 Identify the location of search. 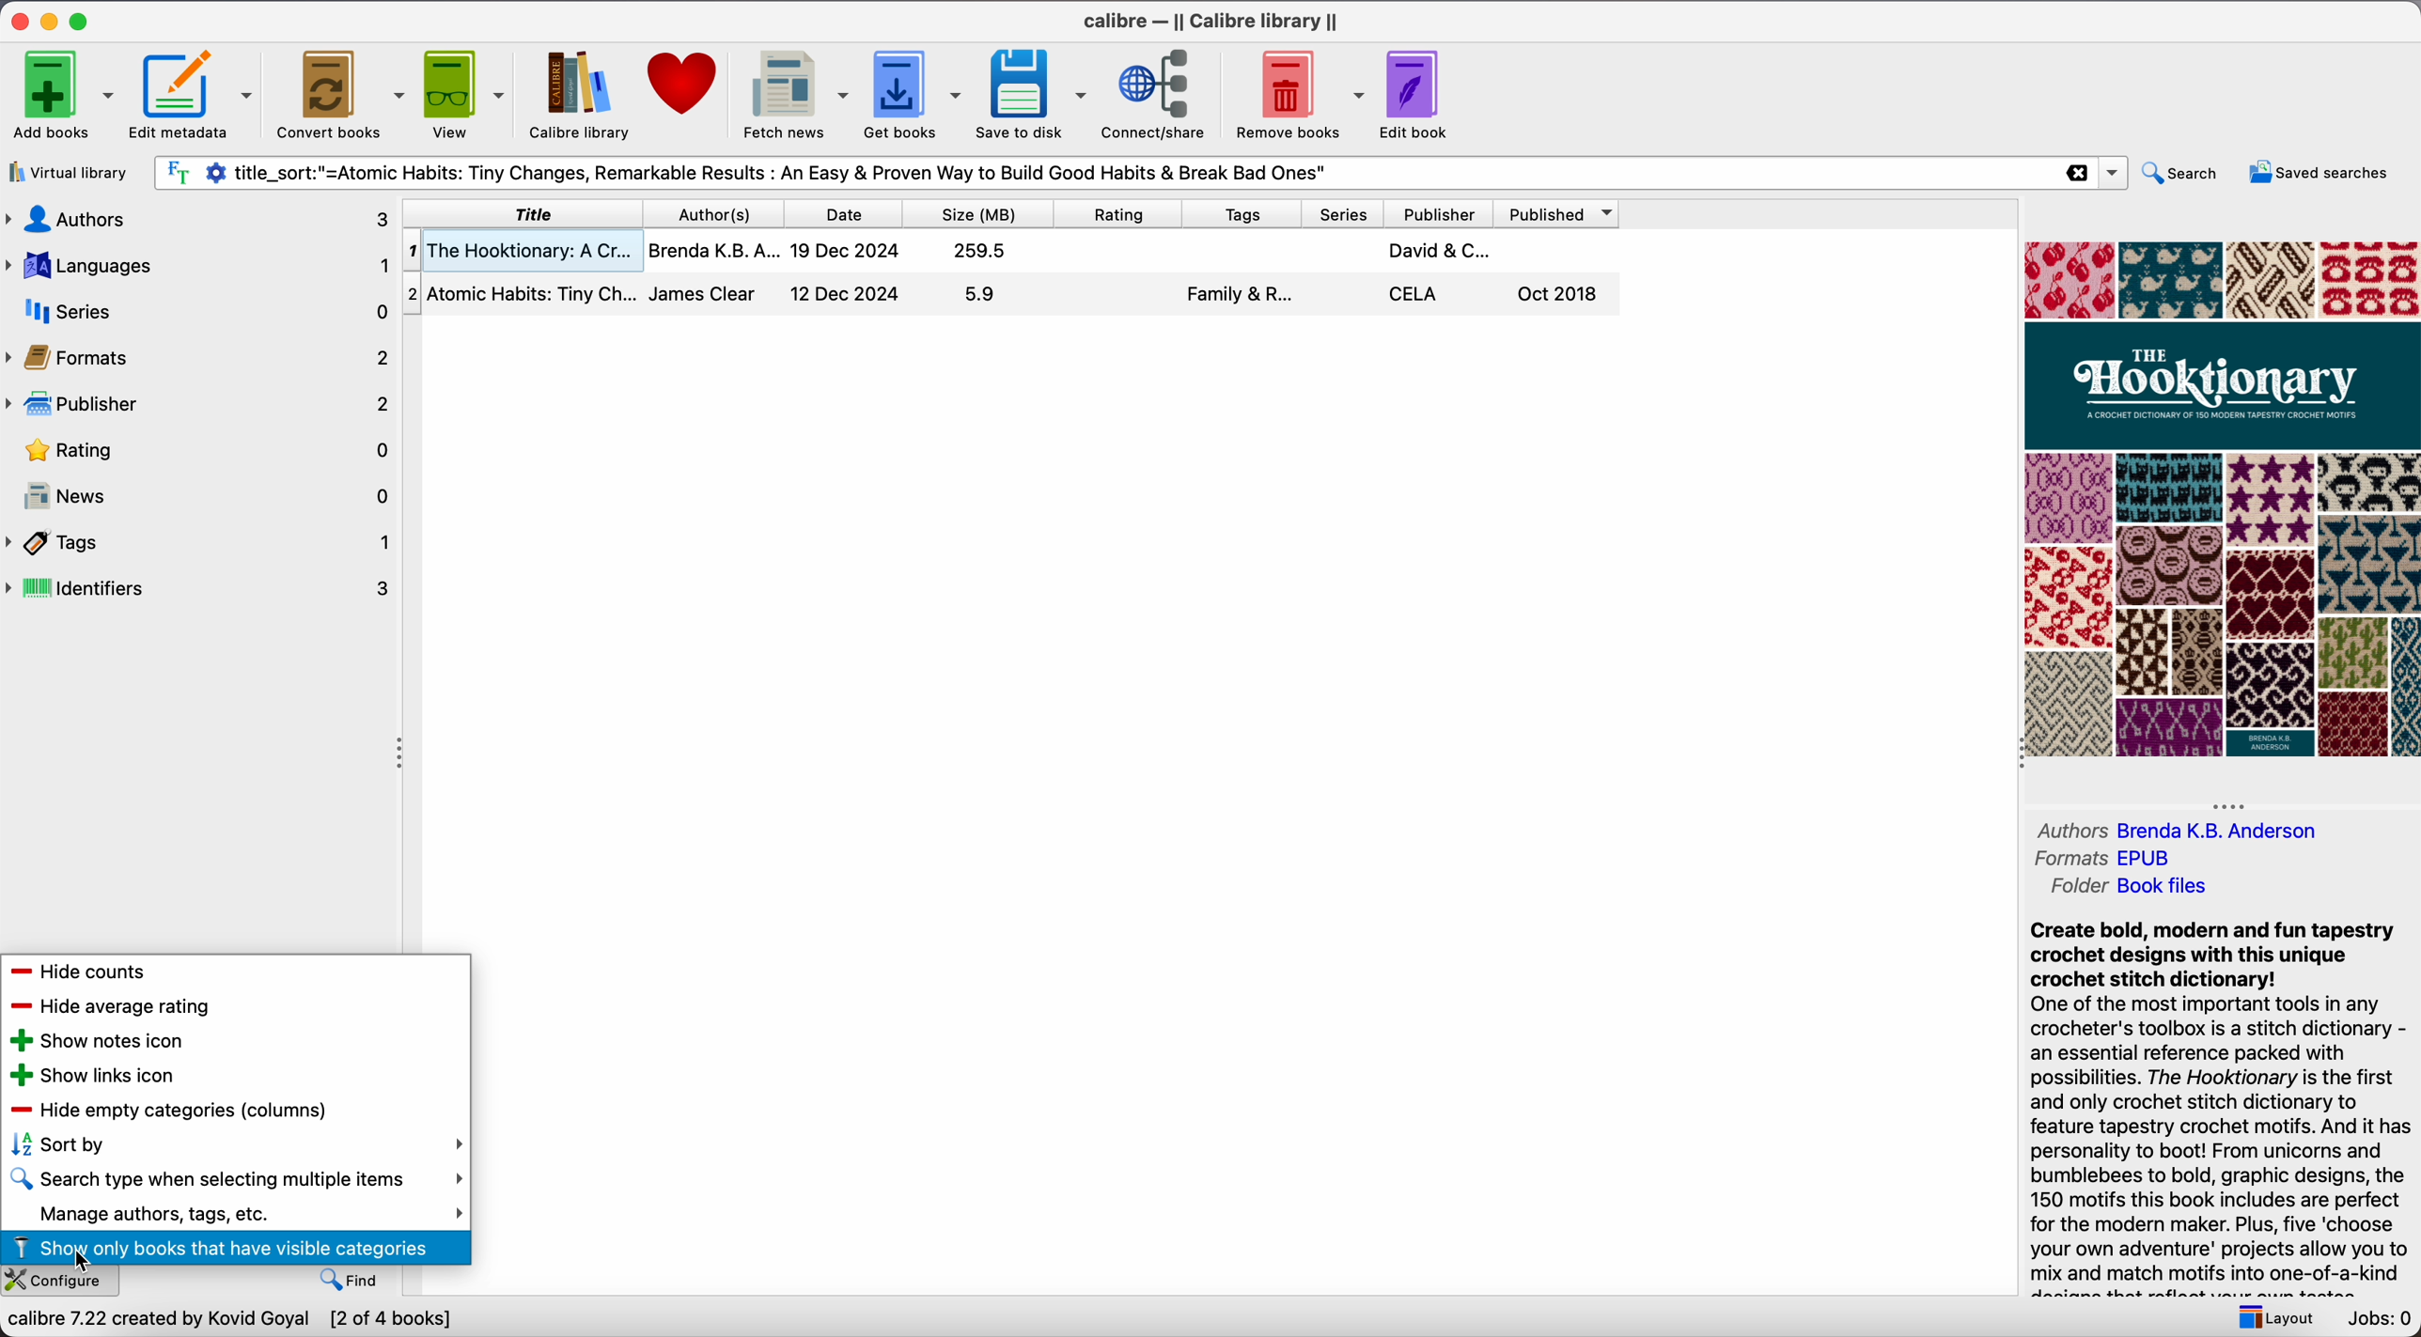
(2185, 176).